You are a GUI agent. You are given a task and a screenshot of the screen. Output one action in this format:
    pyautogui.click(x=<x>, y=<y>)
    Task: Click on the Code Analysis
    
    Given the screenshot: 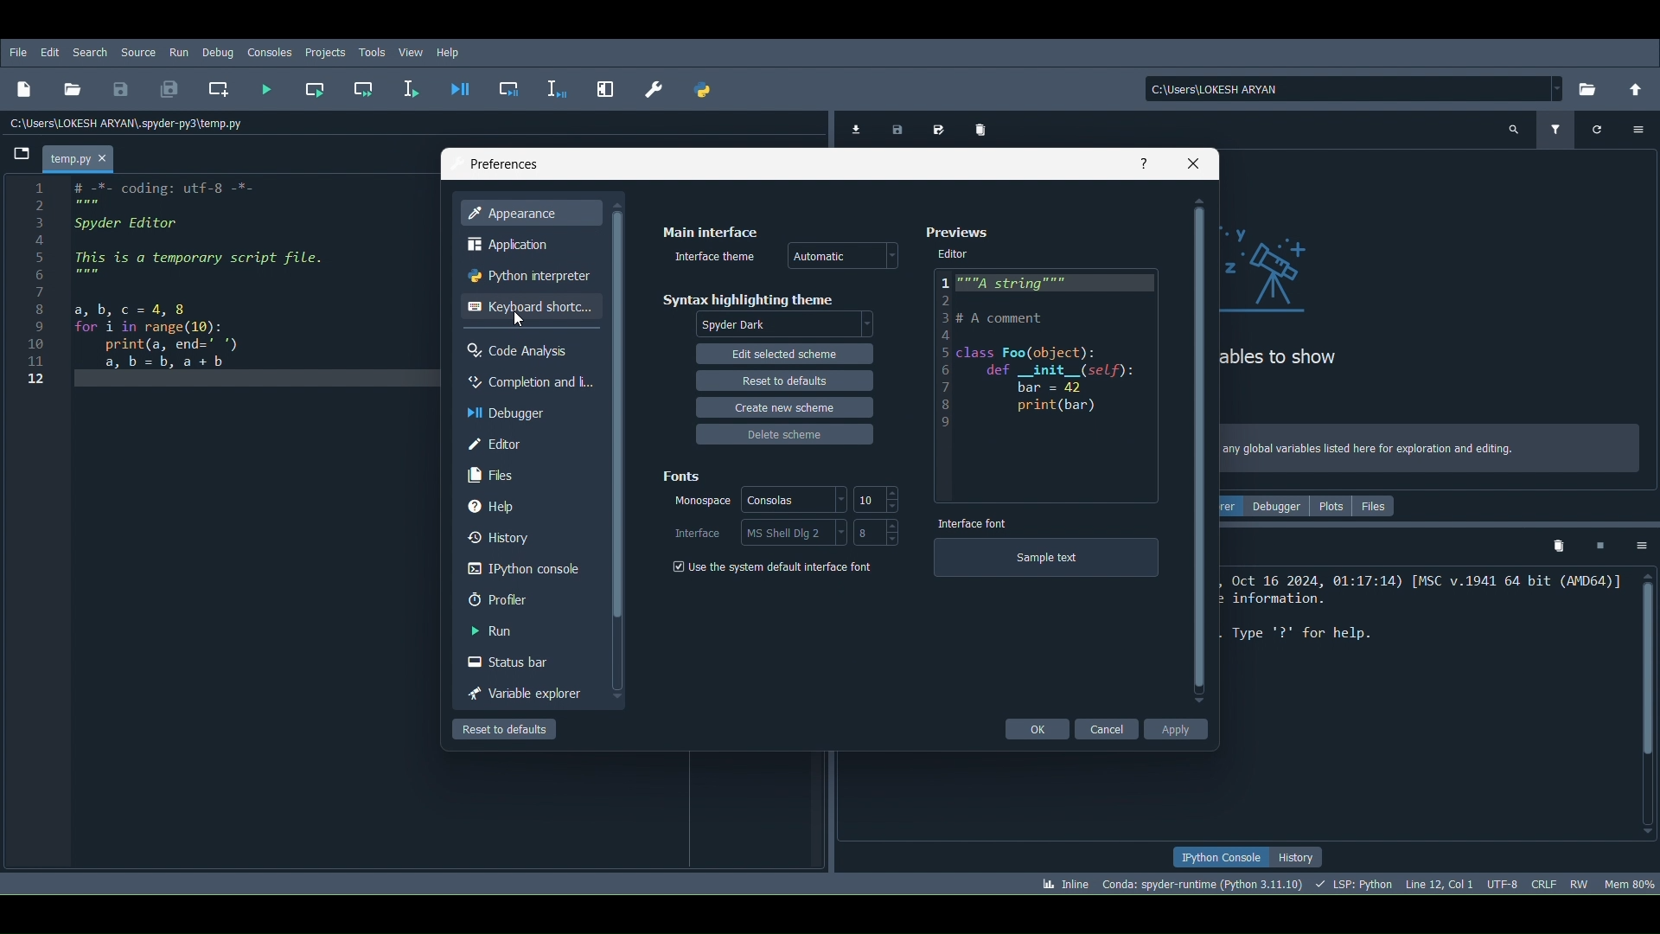 What is the action you would take?
    pyautogui.click(x=522, y=349)
    